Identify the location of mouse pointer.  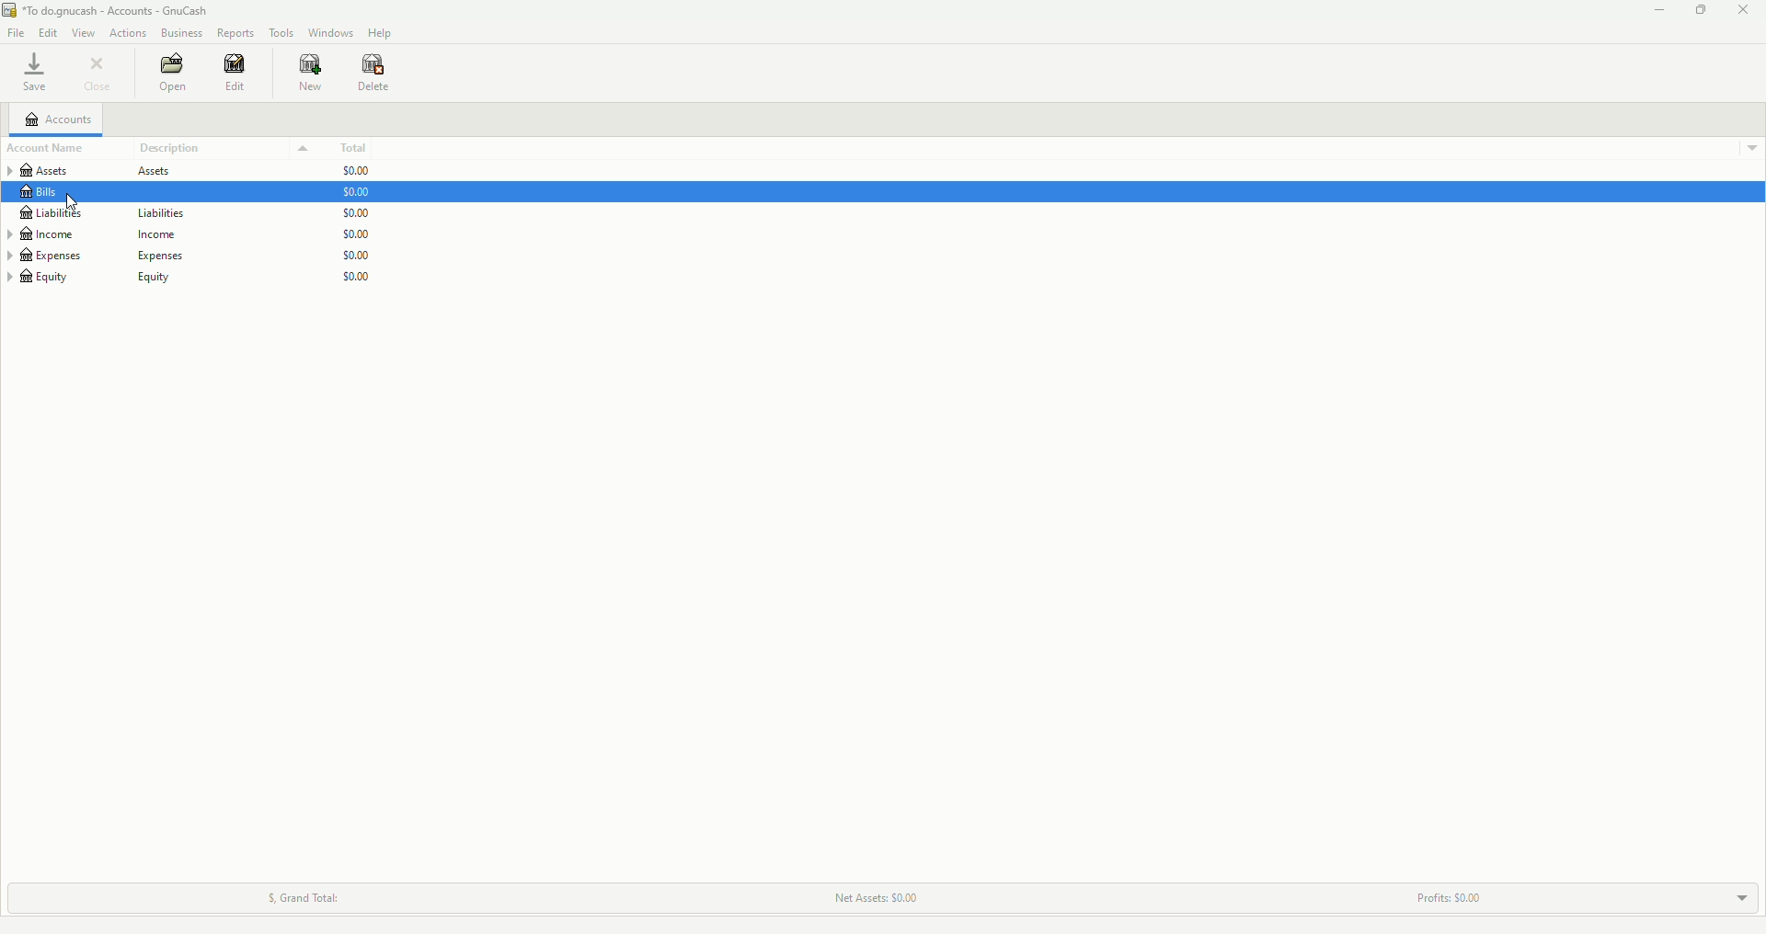
(70, 203).